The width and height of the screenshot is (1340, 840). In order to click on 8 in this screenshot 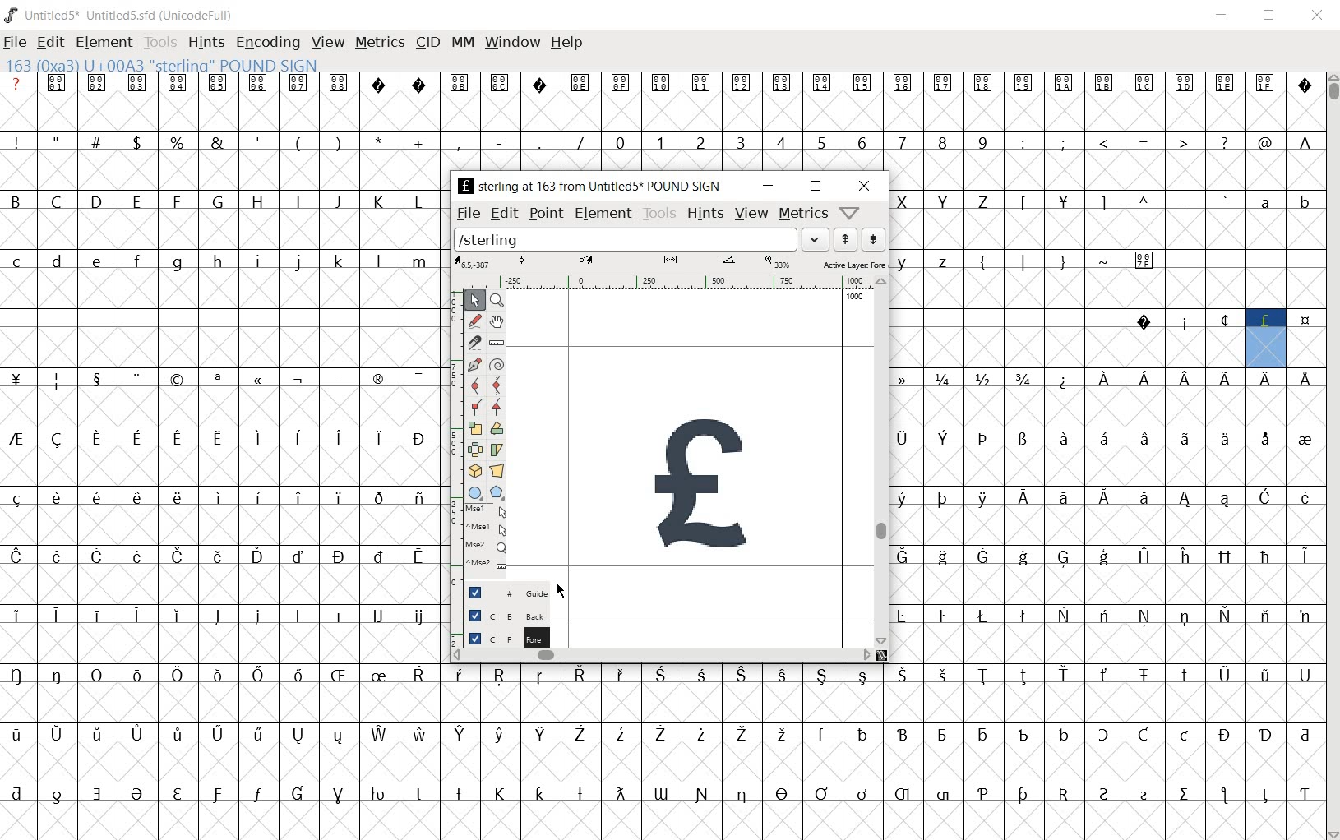, I will do `click(941, 143)`.